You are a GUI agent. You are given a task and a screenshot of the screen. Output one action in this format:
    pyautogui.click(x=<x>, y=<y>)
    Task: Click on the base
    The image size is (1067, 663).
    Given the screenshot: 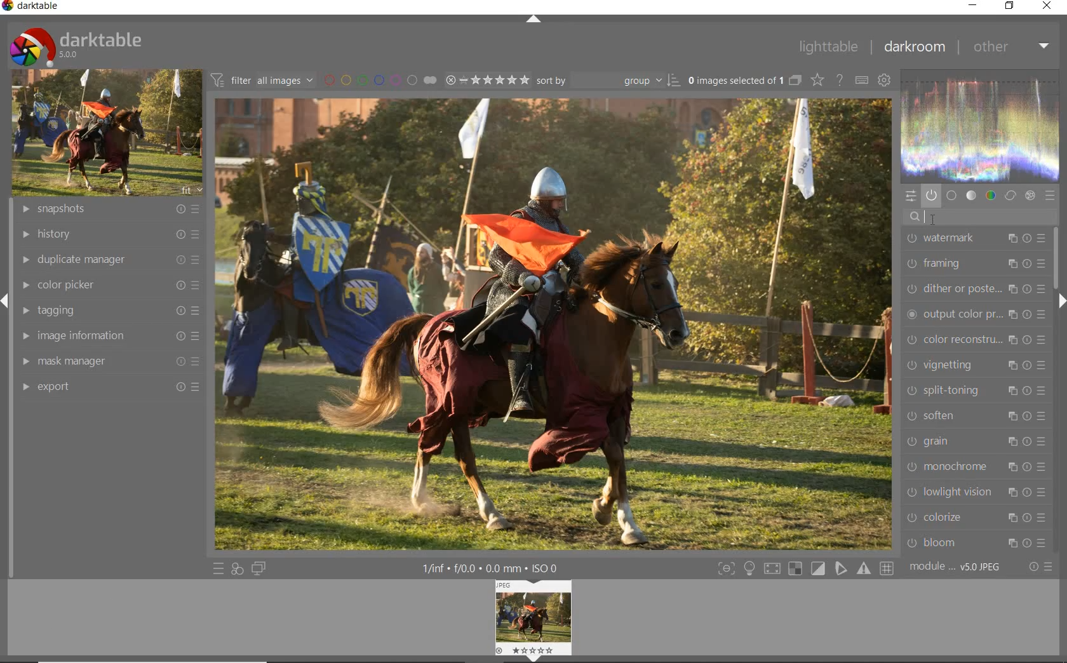 What is the action you would take?
    pyautogui.click(x=951, y=196)
    